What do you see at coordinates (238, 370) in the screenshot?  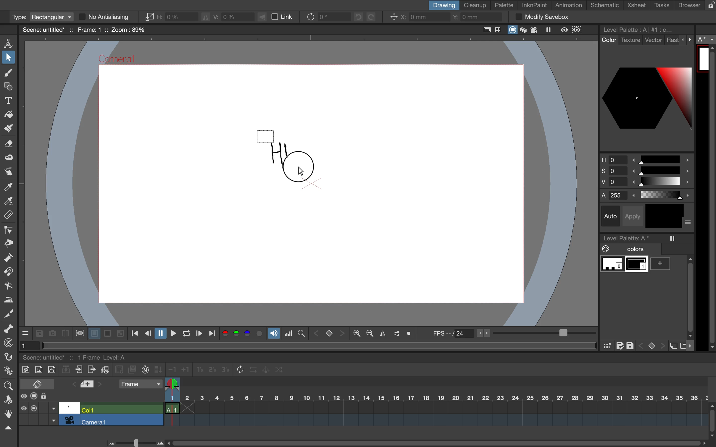 I see `repeat` at bounding box center [238, 370].